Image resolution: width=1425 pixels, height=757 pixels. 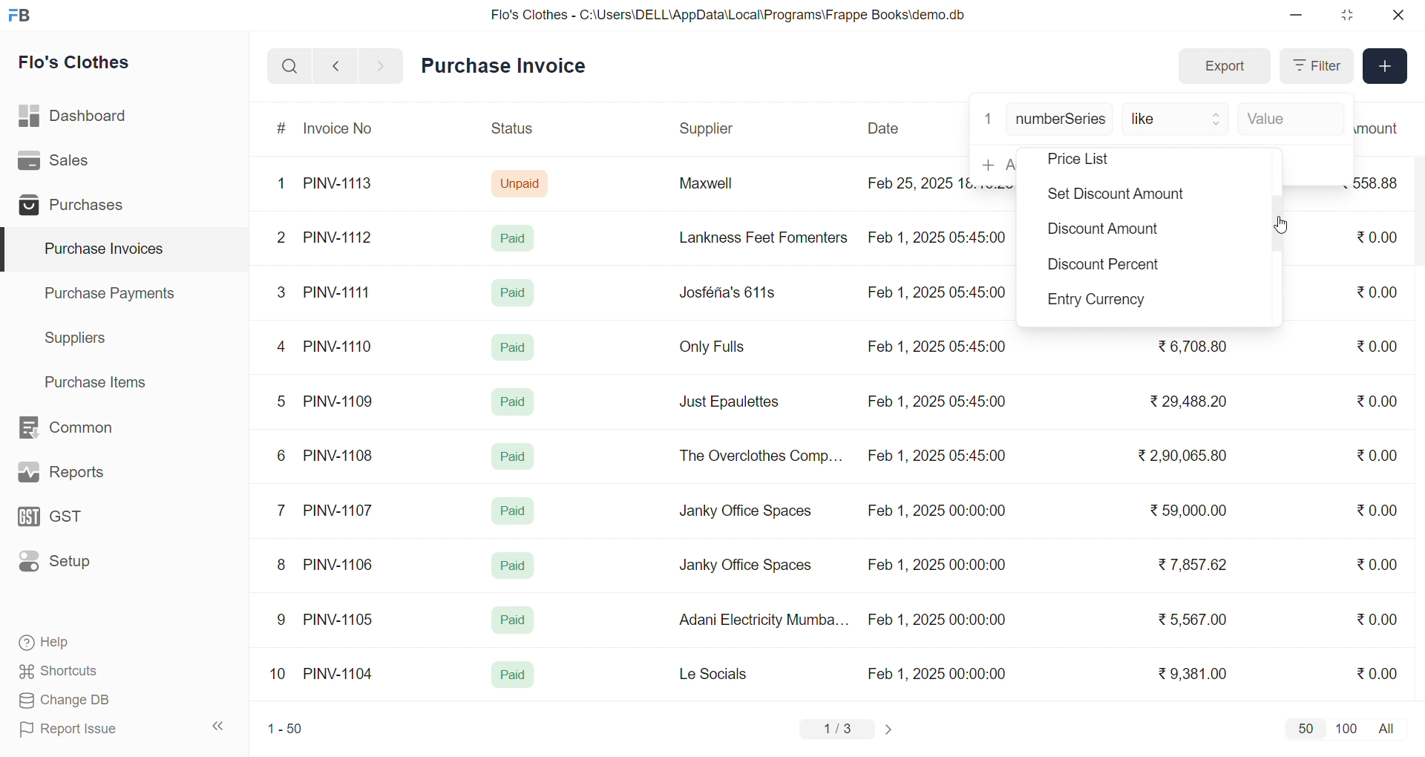 What do you see at coordinates (79, 338) in the screenshot?
I see `Suppliers` at bounding box center [79, 338].